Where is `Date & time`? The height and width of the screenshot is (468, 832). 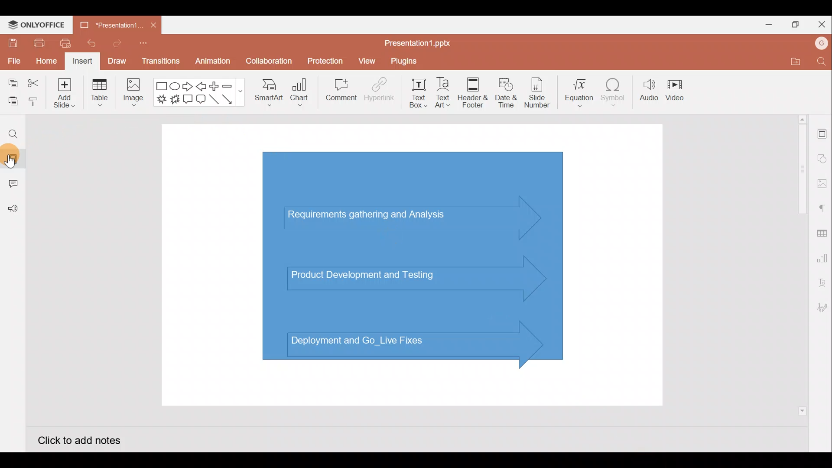 Date & time is located at coordinates (508, 93).